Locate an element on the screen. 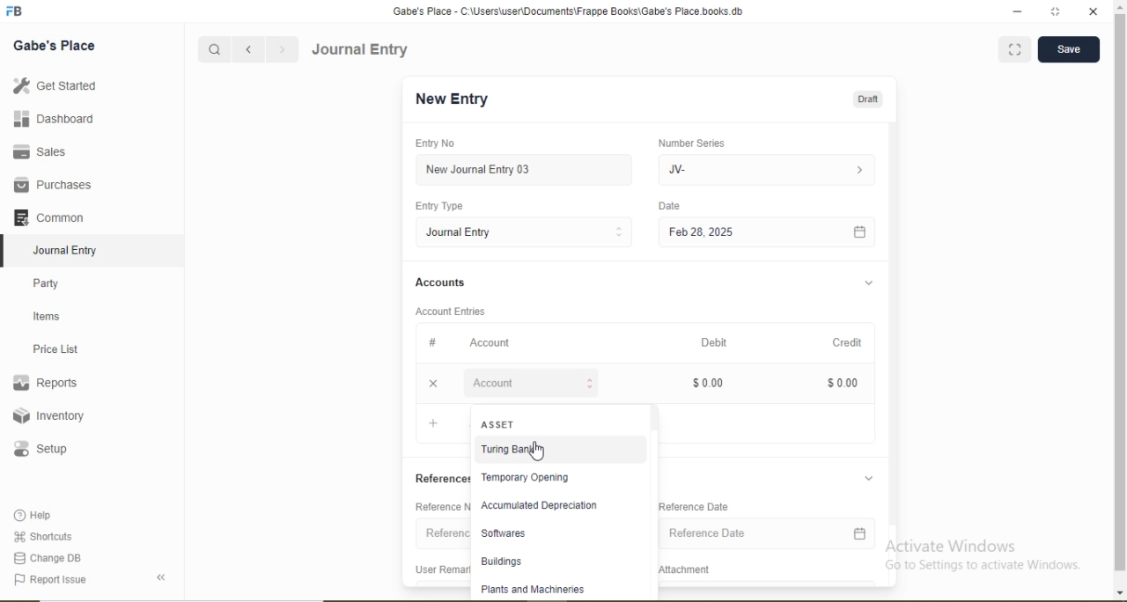 Image resolution: width=1127 pixels, height=602 pixels. Scroll bar is located at coordinates (894, 328).